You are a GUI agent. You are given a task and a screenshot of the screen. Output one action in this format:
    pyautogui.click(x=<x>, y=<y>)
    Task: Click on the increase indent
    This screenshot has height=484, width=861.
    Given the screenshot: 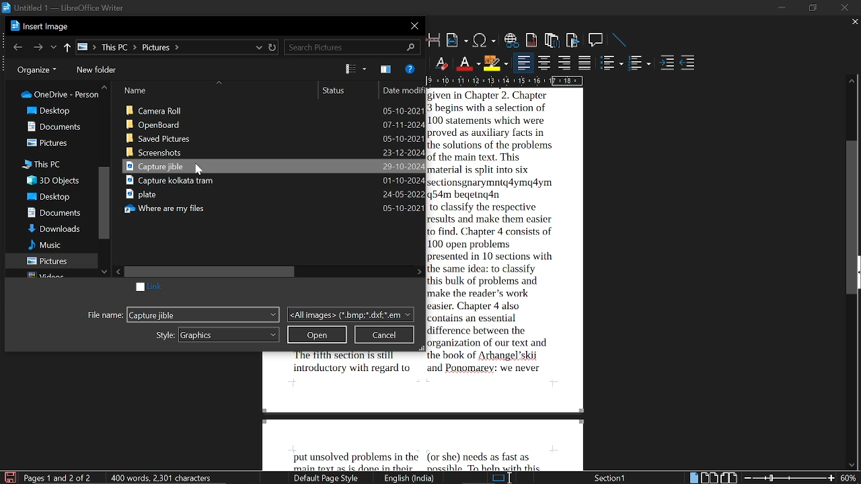 What is the action you would take?
    pyautogui.click(x=668, y=63)
    